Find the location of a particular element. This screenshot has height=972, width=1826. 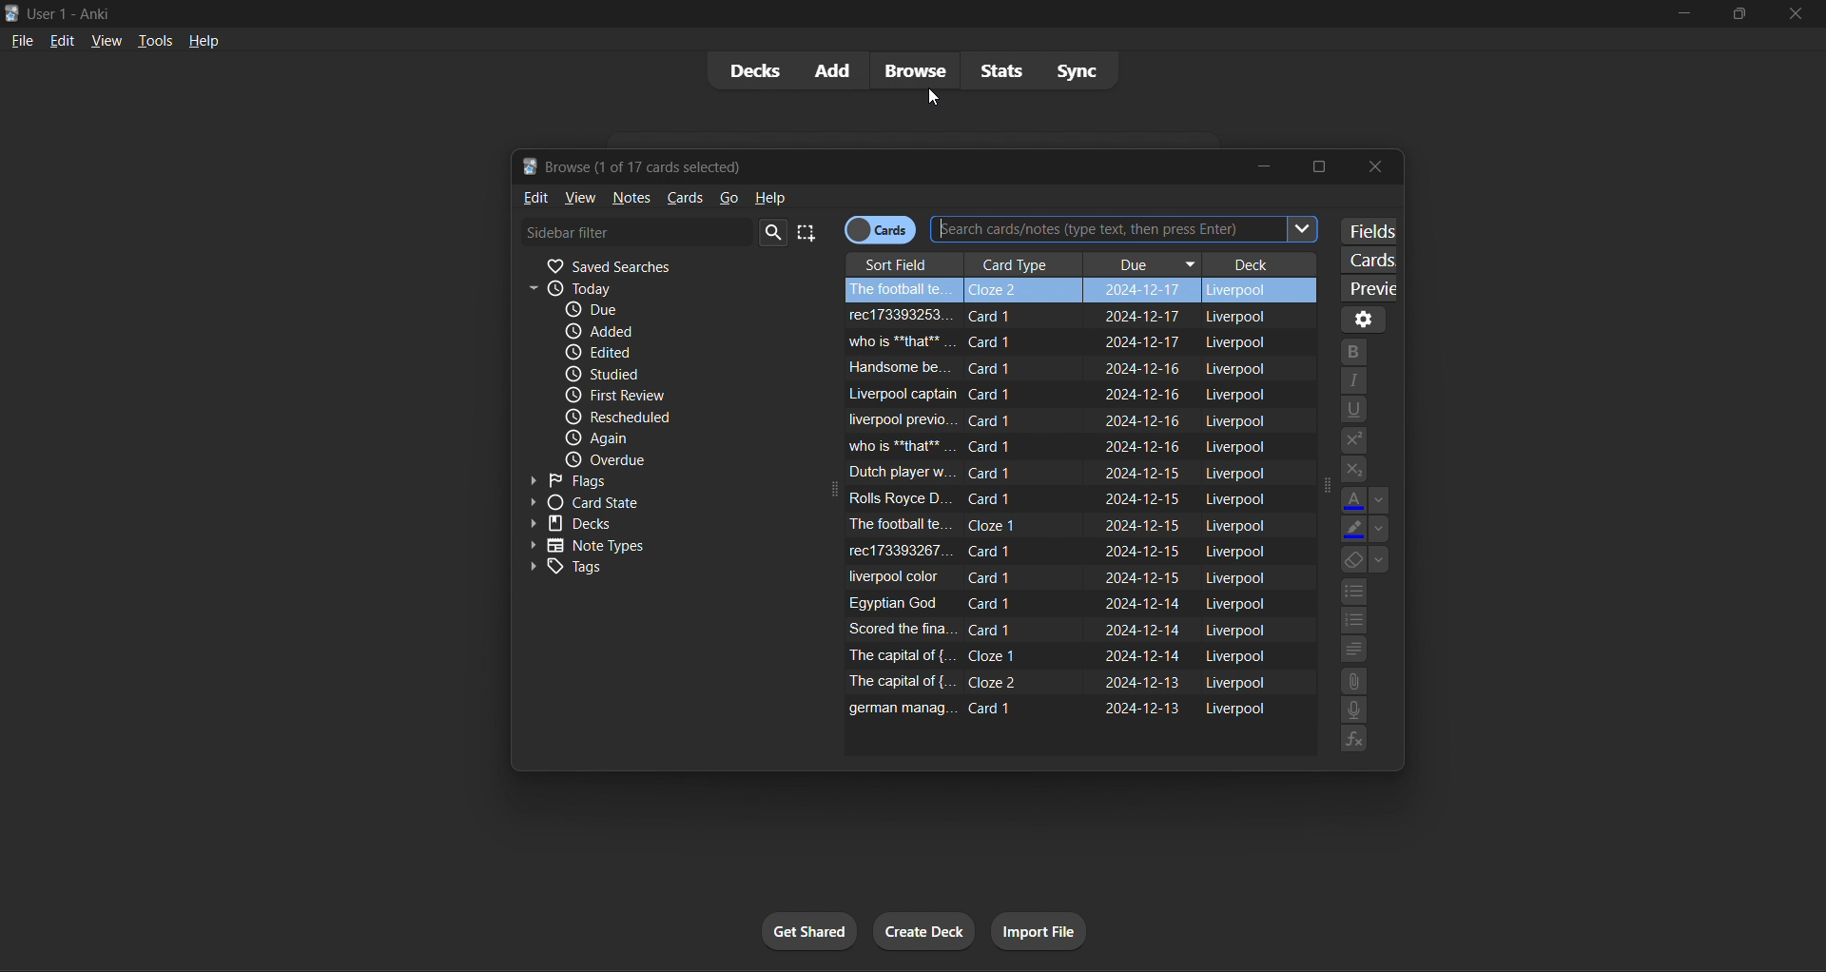

deck column is located at coordinates (1260, 262).